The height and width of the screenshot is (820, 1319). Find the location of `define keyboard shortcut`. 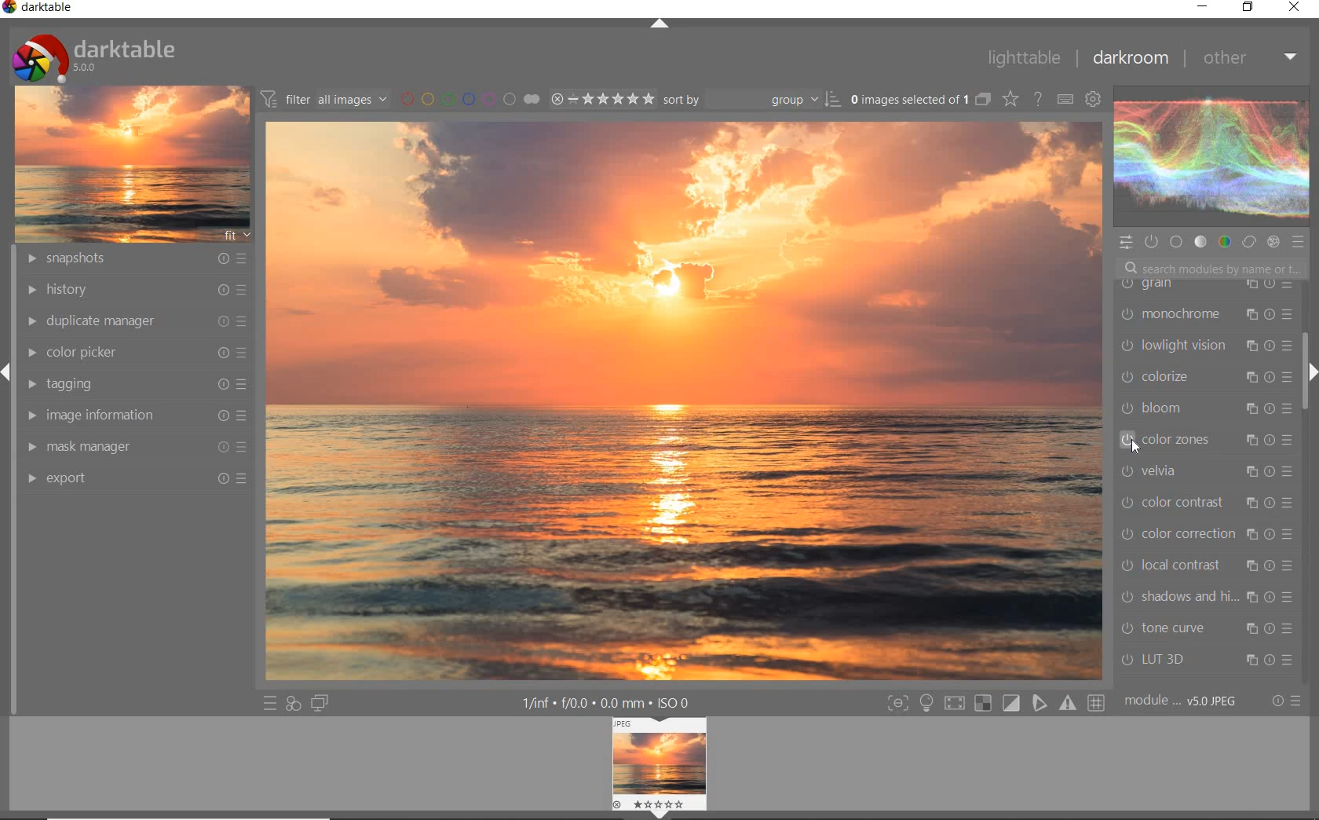

define keyboard shortcut is located at coordinates (1064, 98).